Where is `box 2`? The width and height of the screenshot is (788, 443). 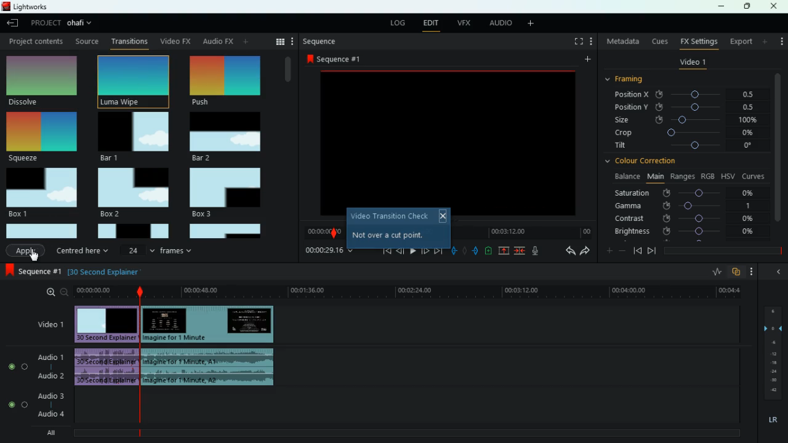
box 2 is located at coordinates (133, 193).